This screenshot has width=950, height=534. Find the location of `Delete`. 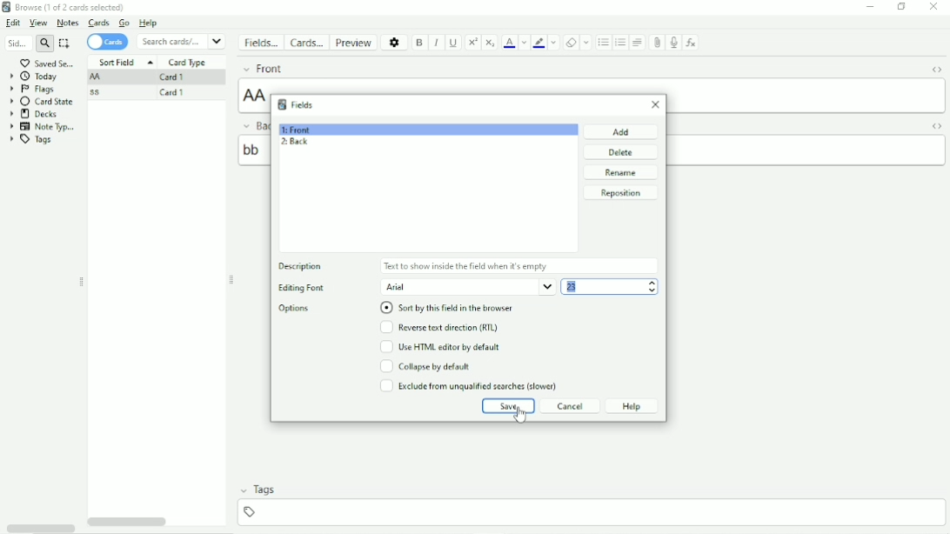

Delete is located at coordinates (620, 152).